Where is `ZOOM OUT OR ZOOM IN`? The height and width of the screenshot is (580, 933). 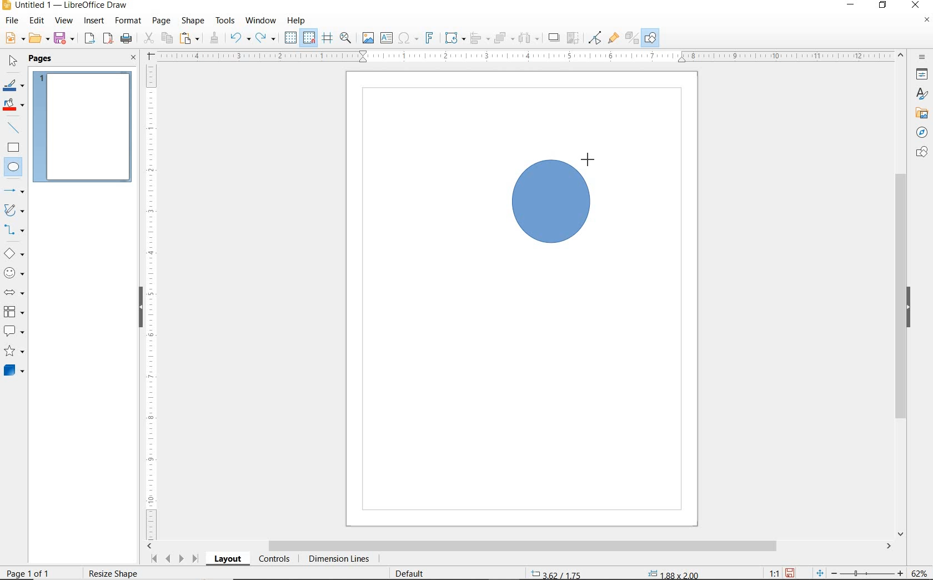 ZOOM OUT OR ZOOM IN is located at coordinates (860, 573).